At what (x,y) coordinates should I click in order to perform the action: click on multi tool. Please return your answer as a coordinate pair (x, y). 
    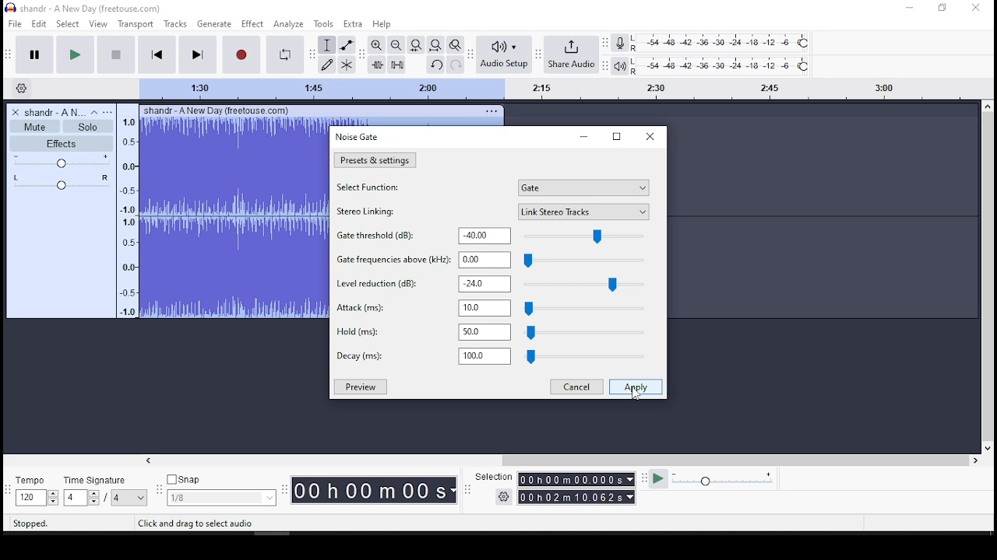
    Looking at the image, I should click on (347, 65).